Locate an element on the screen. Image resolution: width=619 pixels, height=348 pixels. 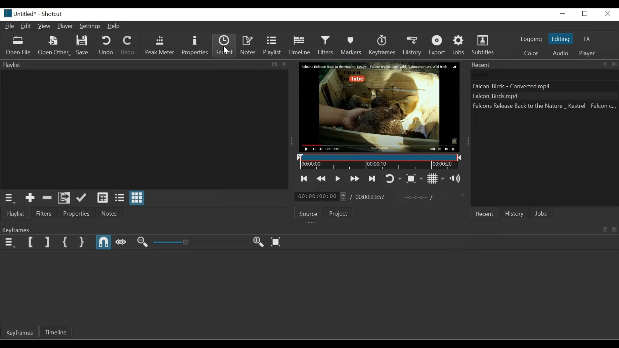
Keyframes is located at coordinates (20, 334).